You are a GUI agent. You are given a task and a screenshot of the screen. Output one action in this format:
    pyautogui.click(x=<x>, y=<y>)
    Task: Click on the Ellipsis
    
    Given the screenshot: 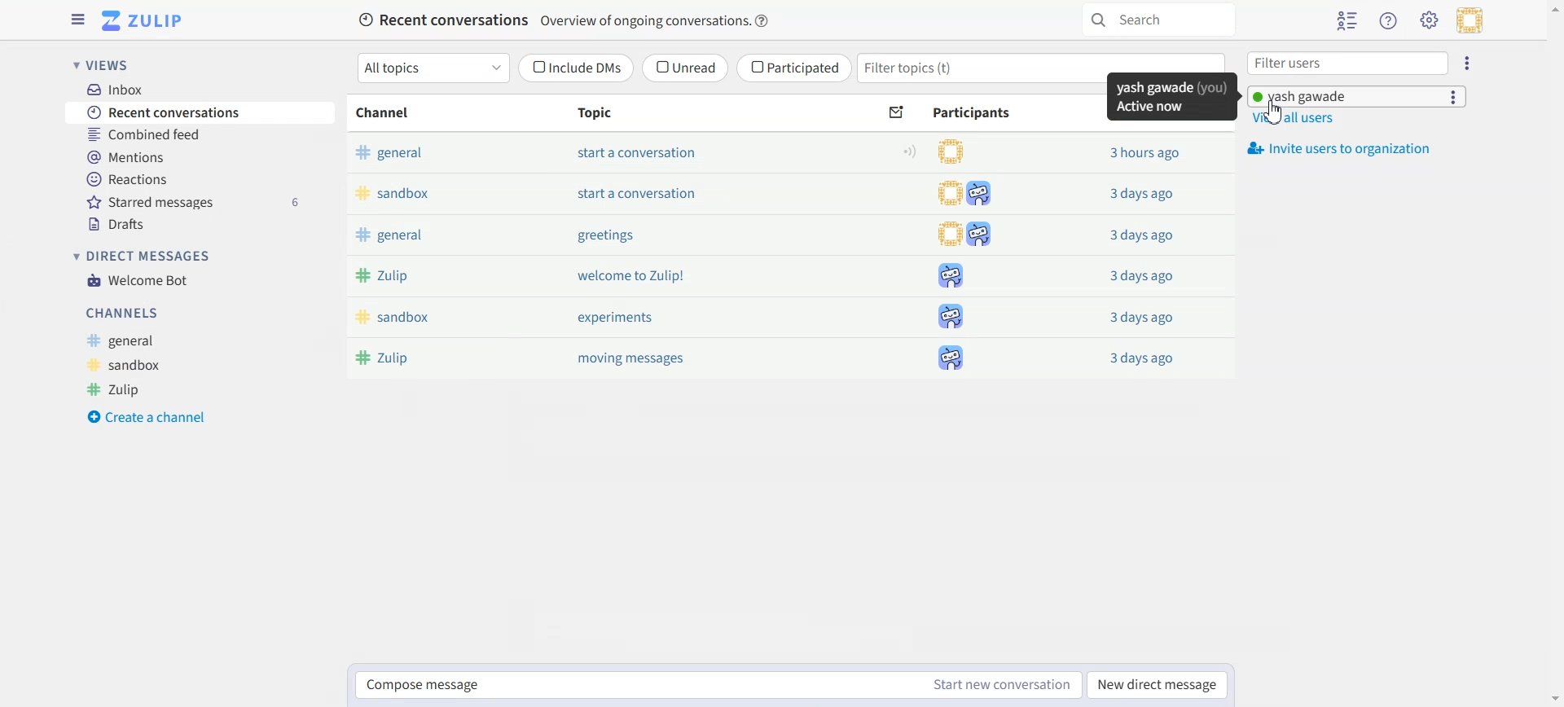 What is the action you would take?
    pyautogui.click(x=1453, y=98)
    